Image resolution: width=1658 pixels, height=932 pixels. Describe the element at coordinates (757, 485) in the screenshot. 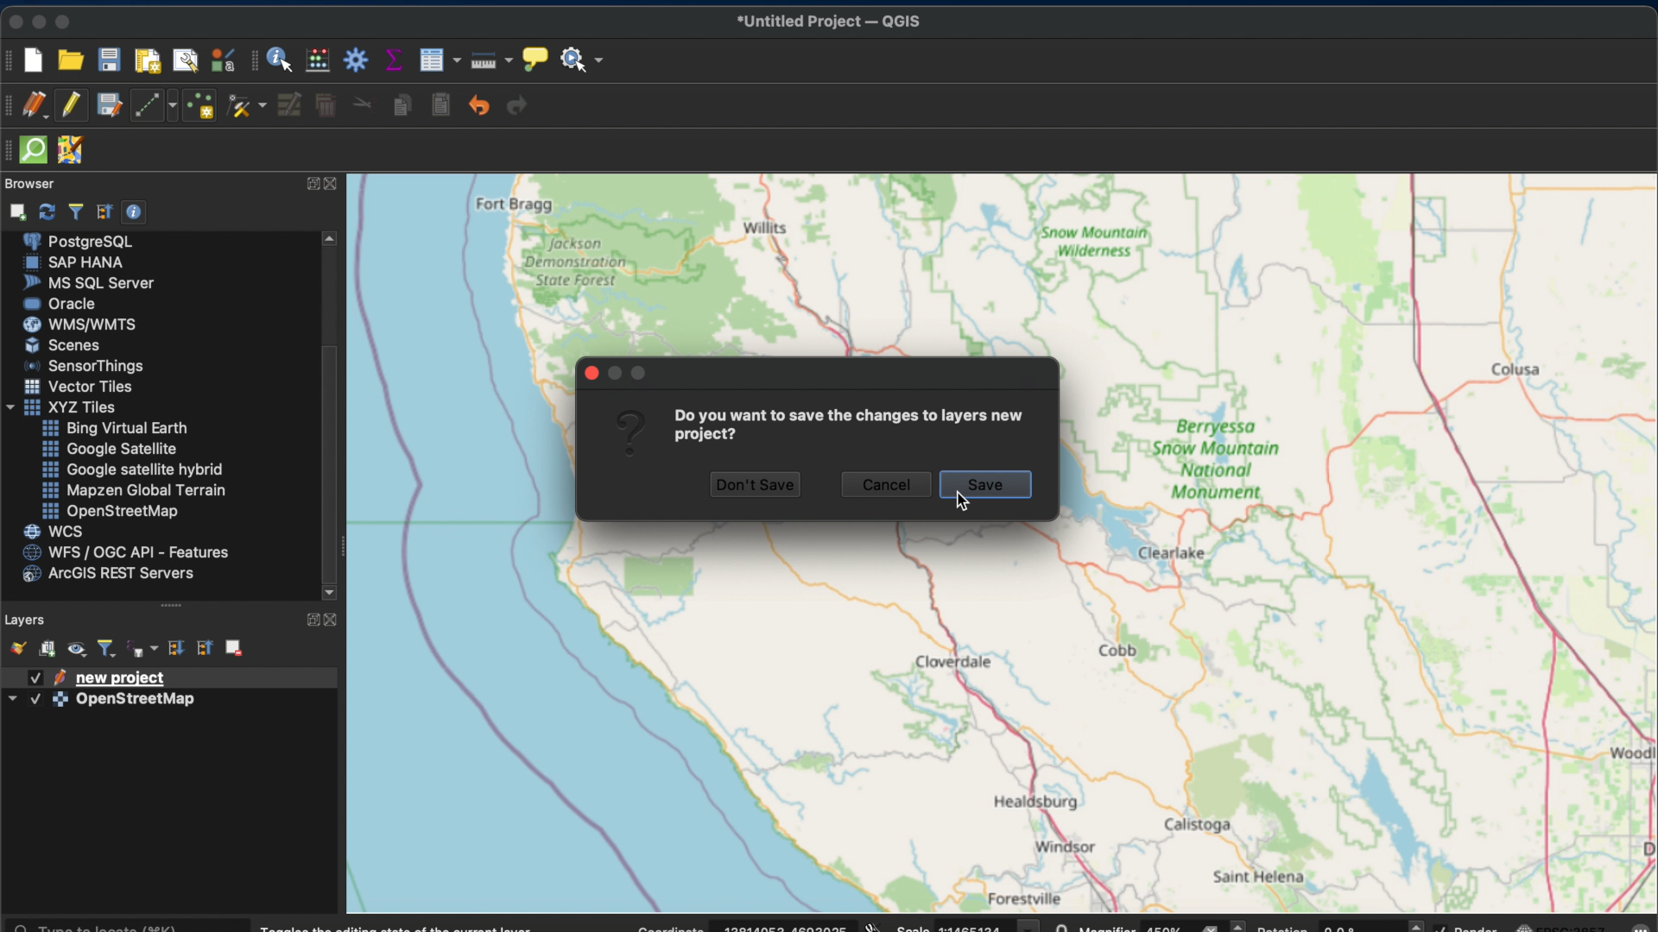

I see `don't save button` at that location.